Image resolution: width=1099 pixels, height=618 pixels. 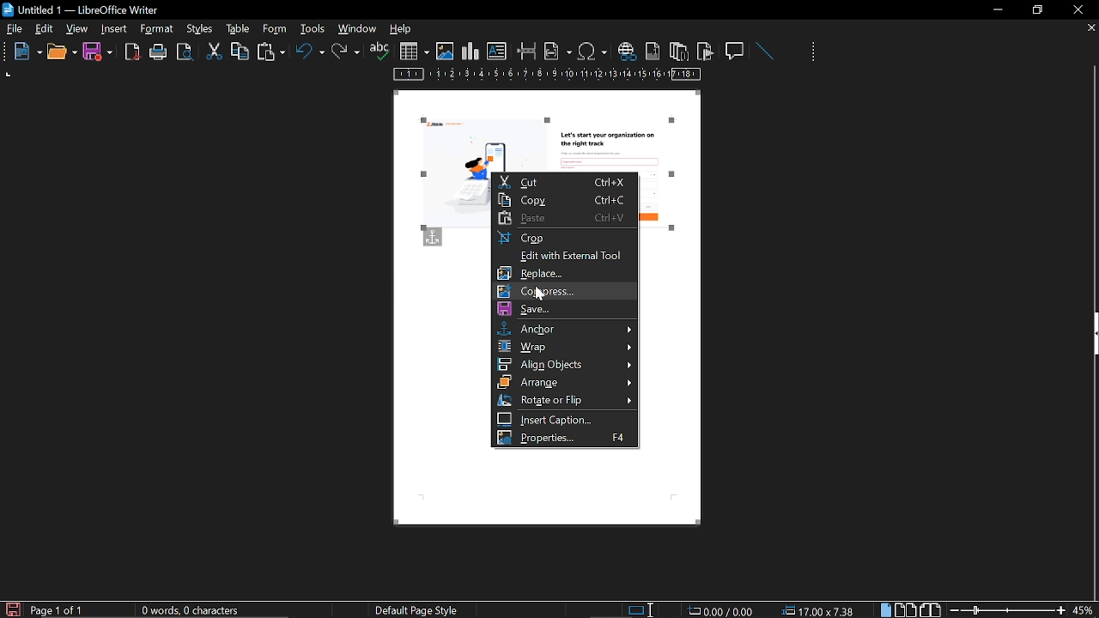 What do you see at coordinates (1040, 9) in the screenshot?
I see `restore down` at bounding box center [1040, 9].